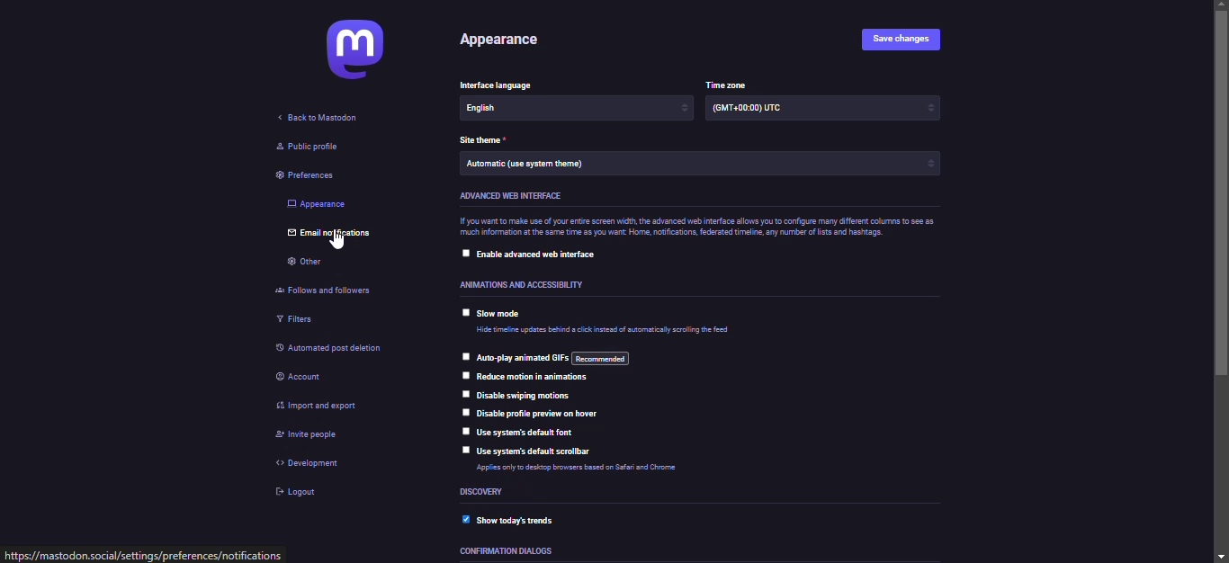 The height and width of the screenshot is (563, 1229). I want to click on time zone, so click(749, 108).